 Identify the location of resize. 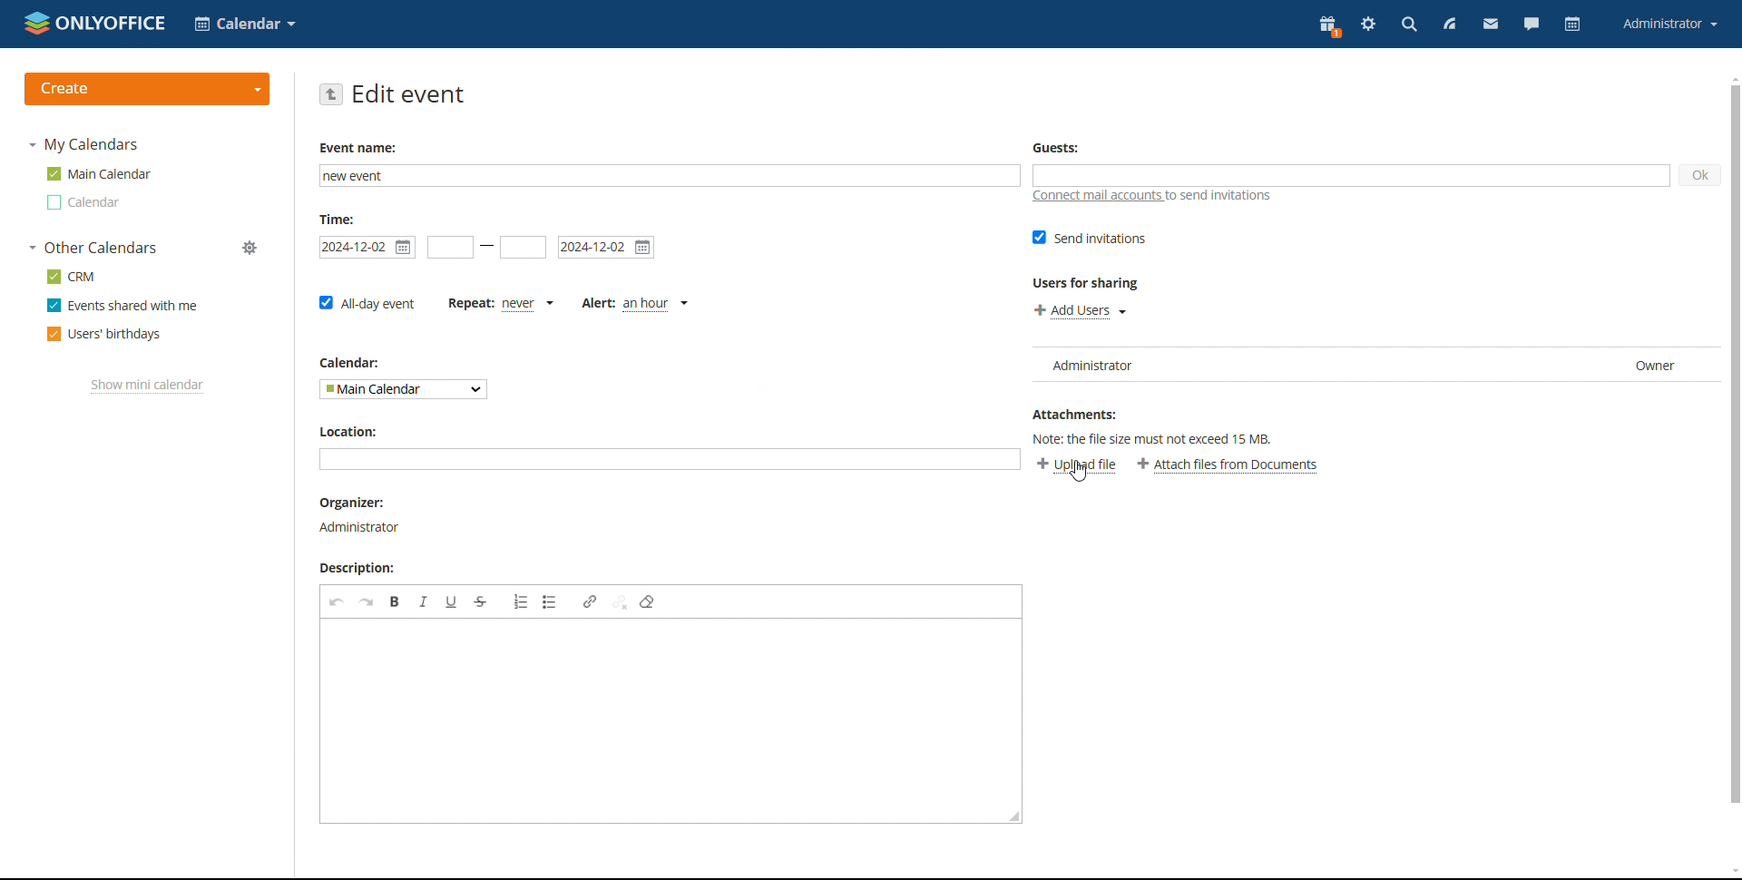
(1016, 816).